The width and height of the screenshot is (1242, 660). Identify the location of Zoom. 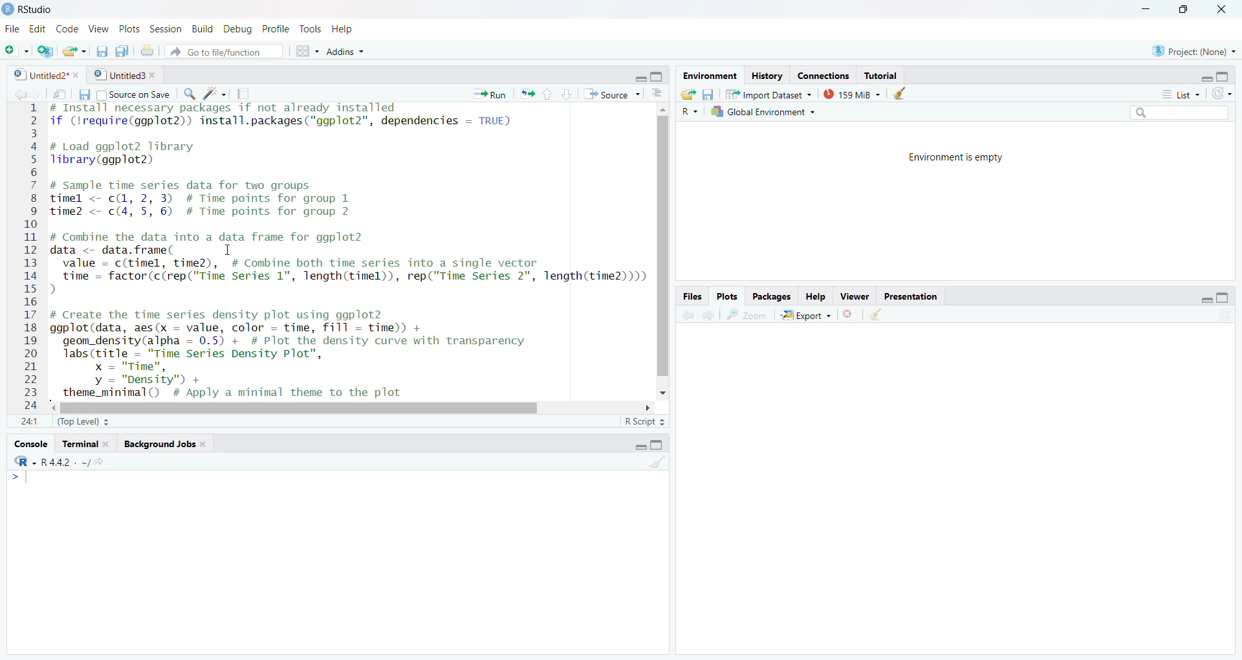
(746, 315).